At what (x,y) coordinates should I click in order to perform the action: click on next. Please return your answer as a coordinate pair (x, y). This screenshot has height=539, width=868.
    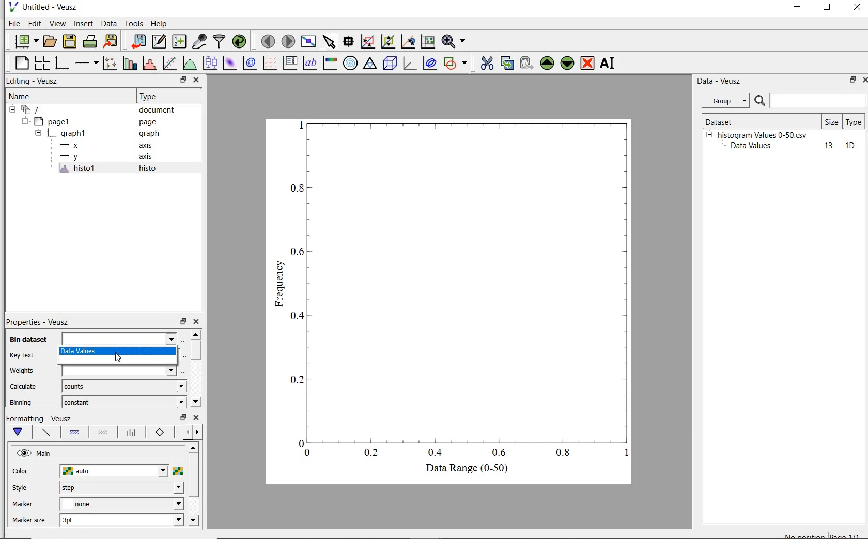
    Looking at the image, I should click on (197, 433).